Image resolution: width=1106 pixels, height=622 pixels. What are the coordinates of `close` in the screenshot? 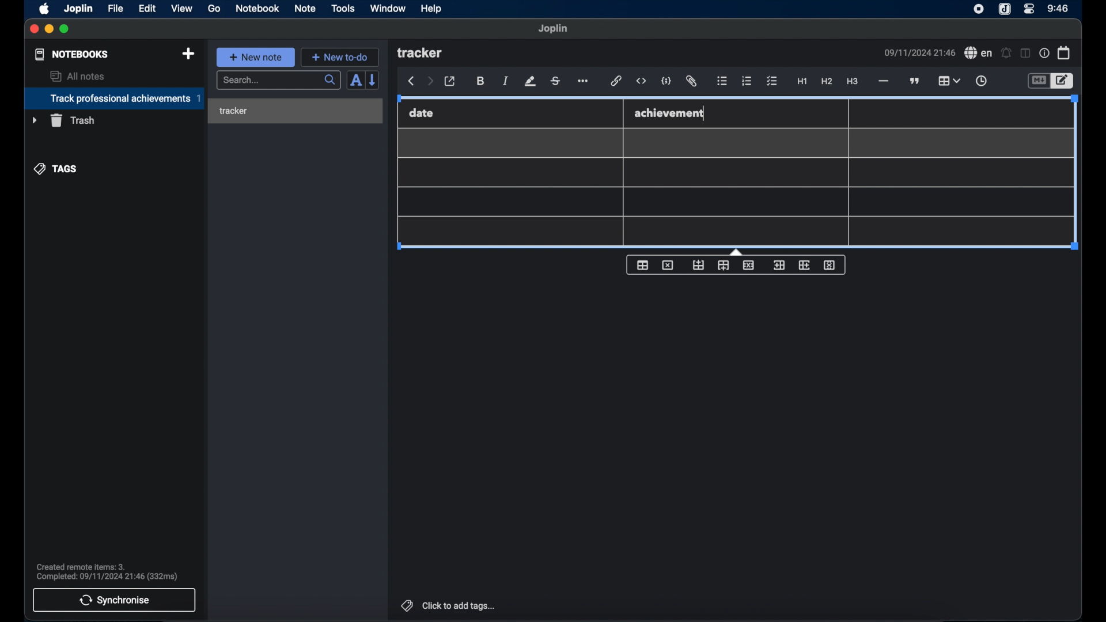 It's located at (34, 29).